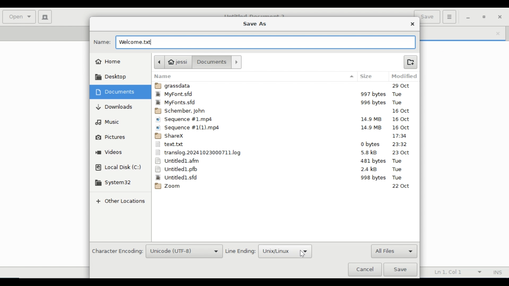  What do you see at coordinates (413, 24) in the screenshot?
I see `Close` at bounding box center [413, 24].